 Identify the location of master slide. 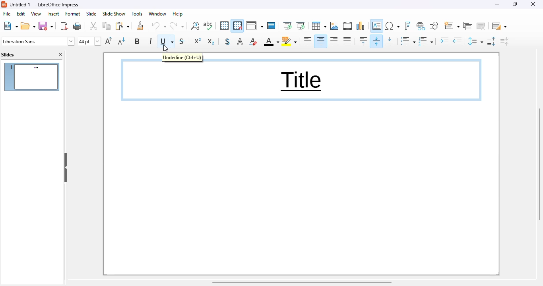
(272, 26).